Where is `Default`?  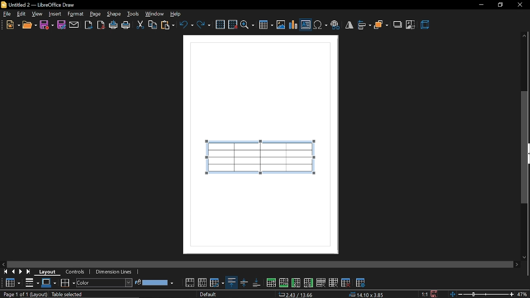 Default is located at coordinates (210, 294).